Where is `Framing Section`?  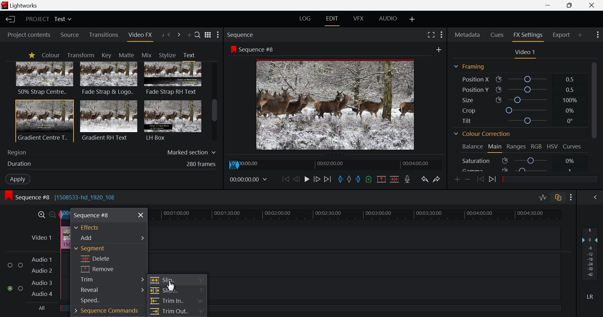
Framing Section is located at coordinates (472, 66).